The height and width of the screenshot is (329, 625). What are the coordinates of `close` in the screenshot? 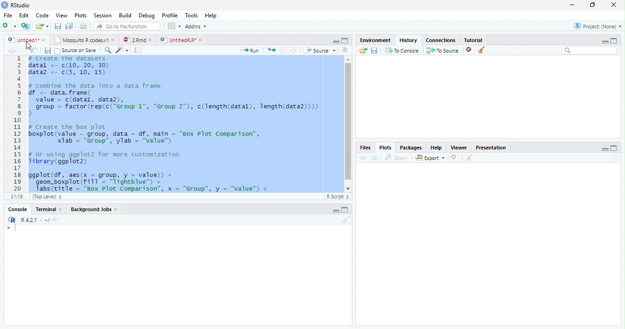 It's located at (60, 209).